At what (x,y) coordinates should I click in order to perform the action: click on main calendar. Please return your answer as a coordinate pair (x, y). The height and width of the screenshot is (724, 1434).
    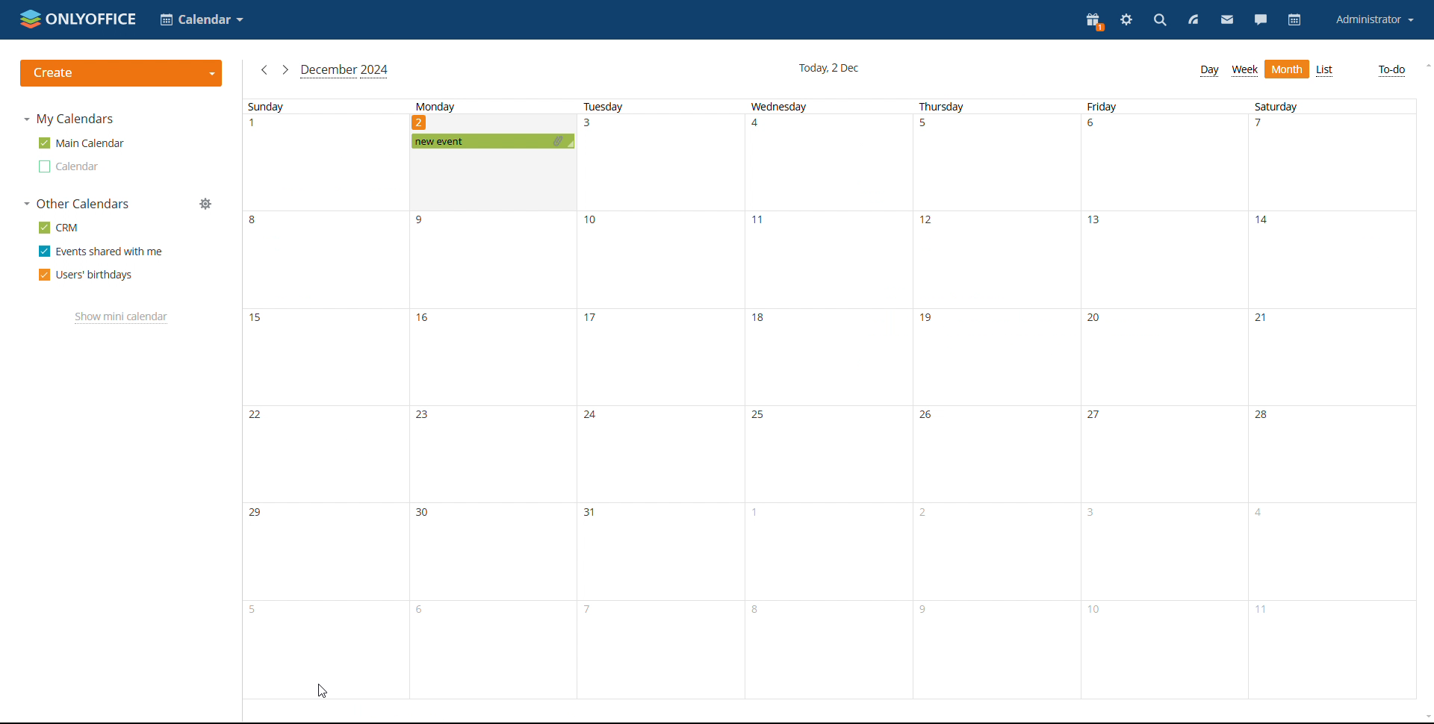
    Looking at the image, I should click on (81, 143).